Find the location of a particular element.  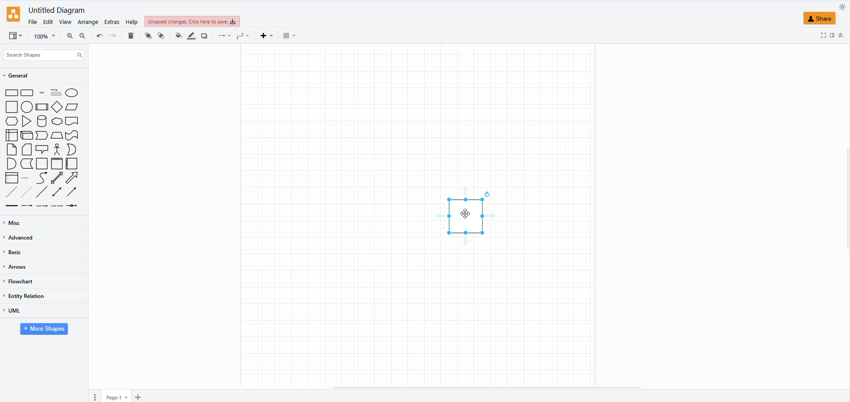

insert page is located at coordinates (137, 397).